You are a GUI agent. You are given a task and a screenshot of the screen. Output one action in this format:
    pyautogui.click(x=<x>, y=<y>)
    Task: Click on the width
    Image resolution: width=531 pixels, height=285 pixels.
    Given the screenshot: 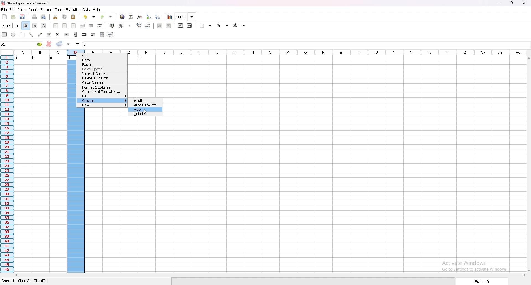 What is the action you would take?
    pyautogui.click(x=145, y=100)
    